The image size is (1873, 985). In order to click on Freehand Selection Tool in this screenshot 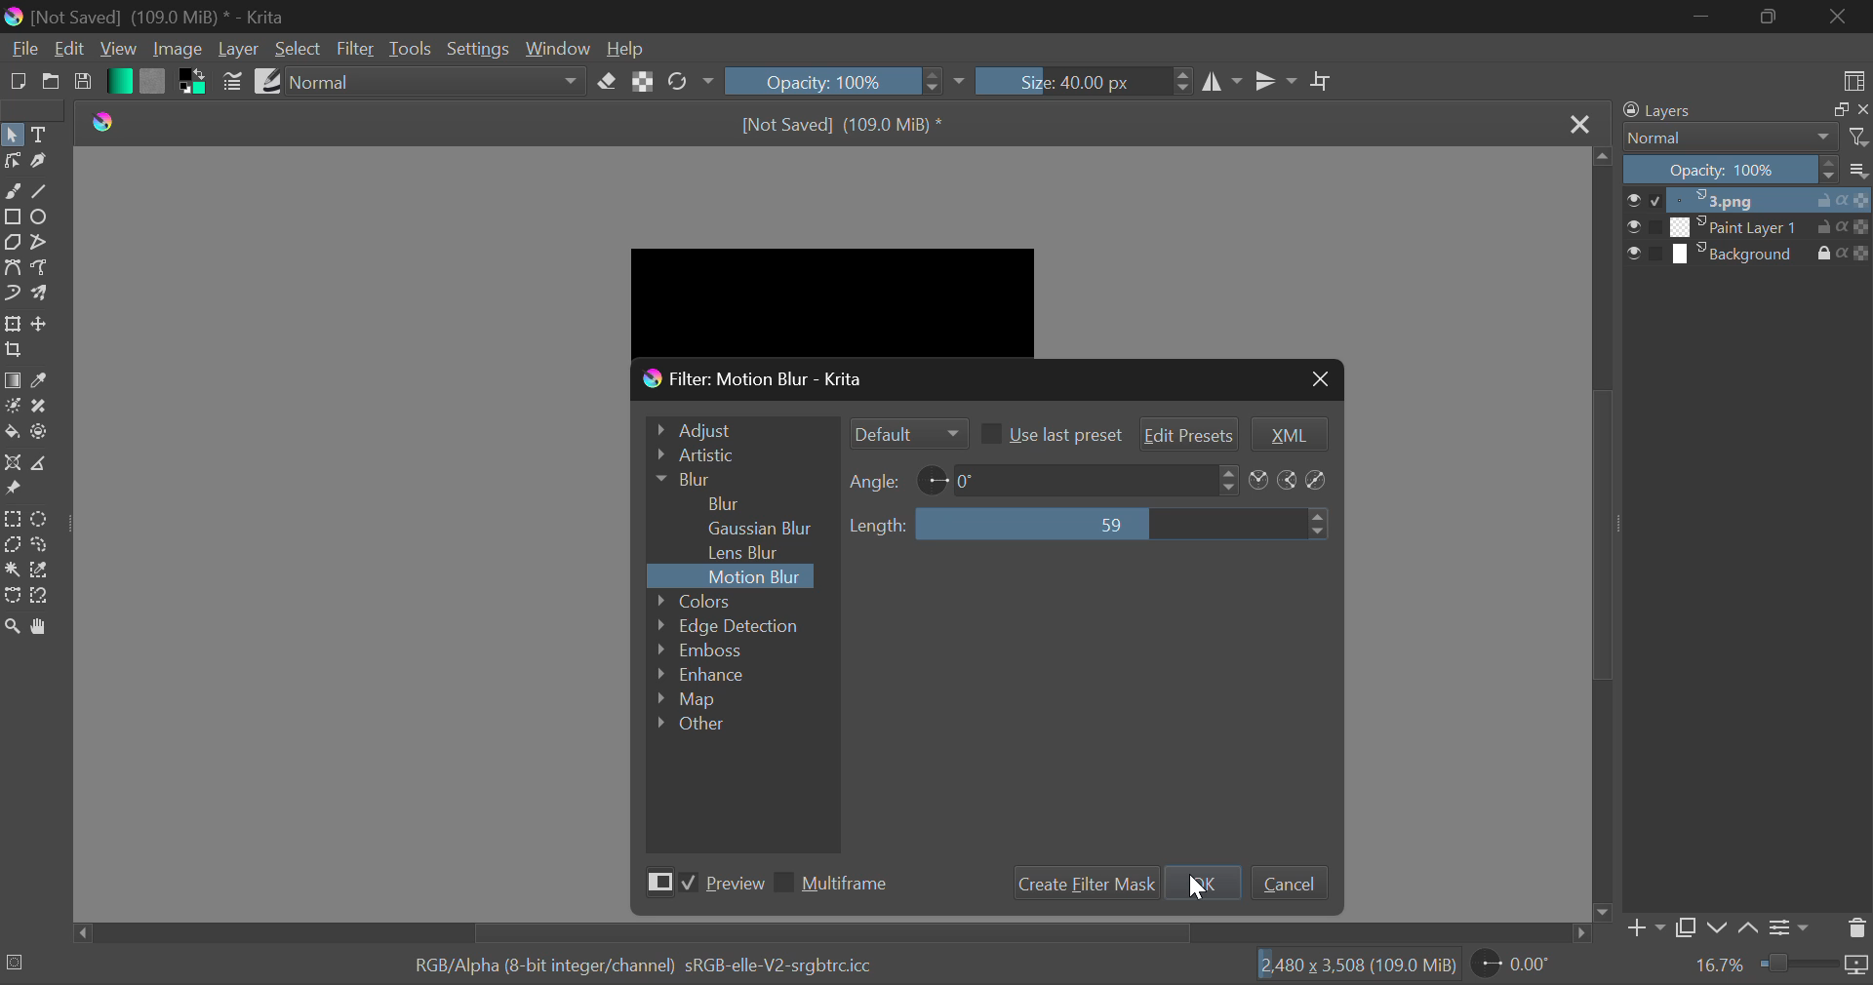, I will do `click(40, 546)`.